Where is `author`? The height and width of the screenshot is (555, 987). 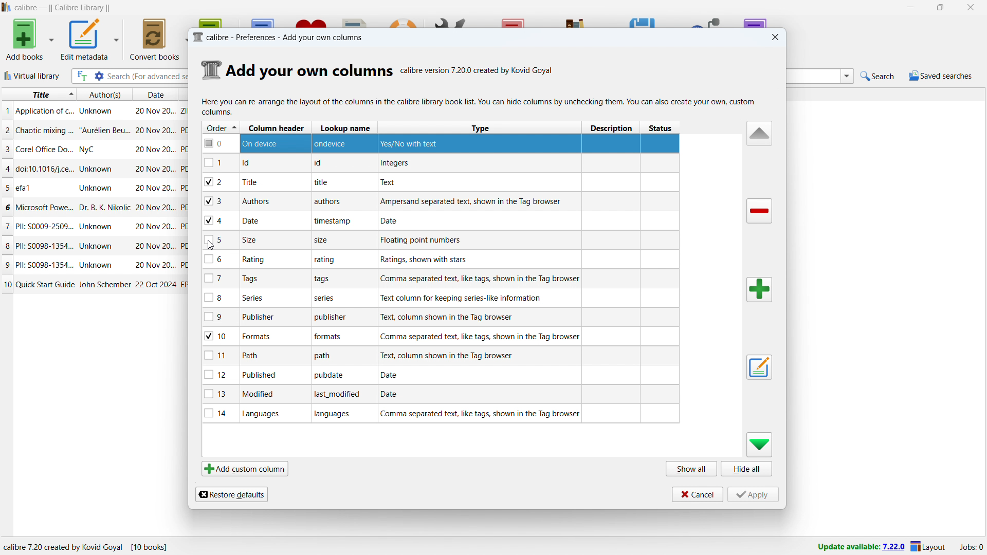 author is located at coordinates (105, 130).